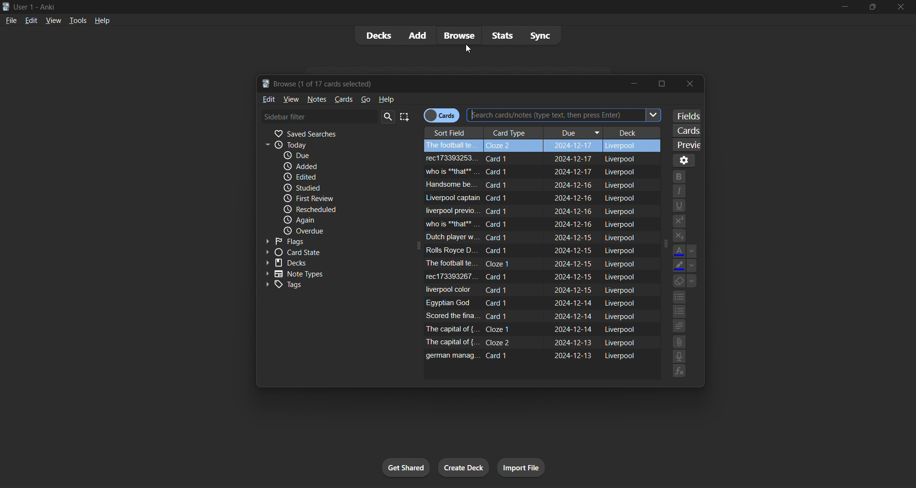 This screenshot has width=916, height=488. I want to click on due date, so click(574, 224).